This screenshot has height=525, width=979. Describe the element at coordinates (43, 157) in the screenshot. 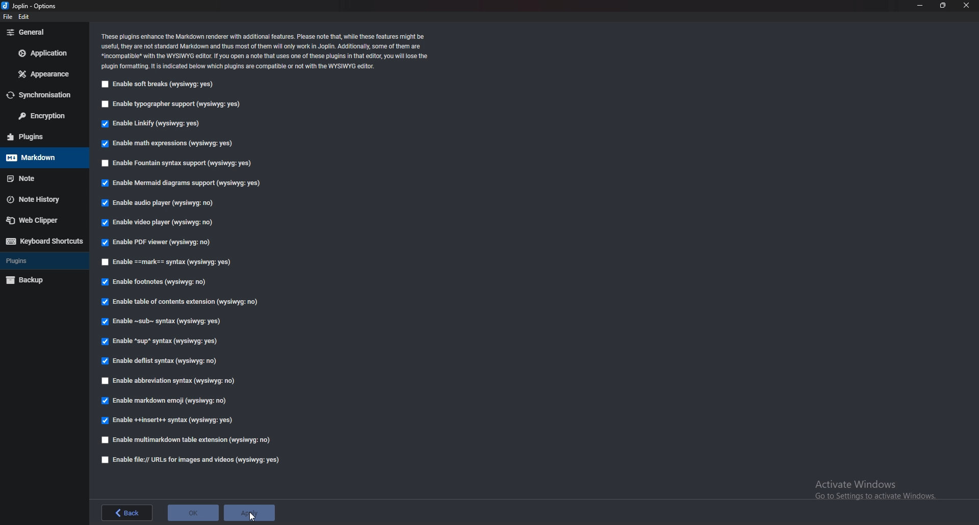

I see `Mark down` at that location.